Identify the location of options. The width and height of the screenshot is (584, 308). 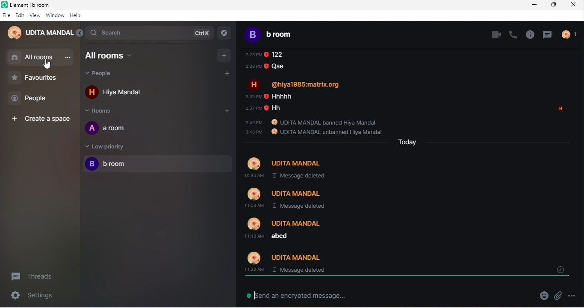
(575, 296).